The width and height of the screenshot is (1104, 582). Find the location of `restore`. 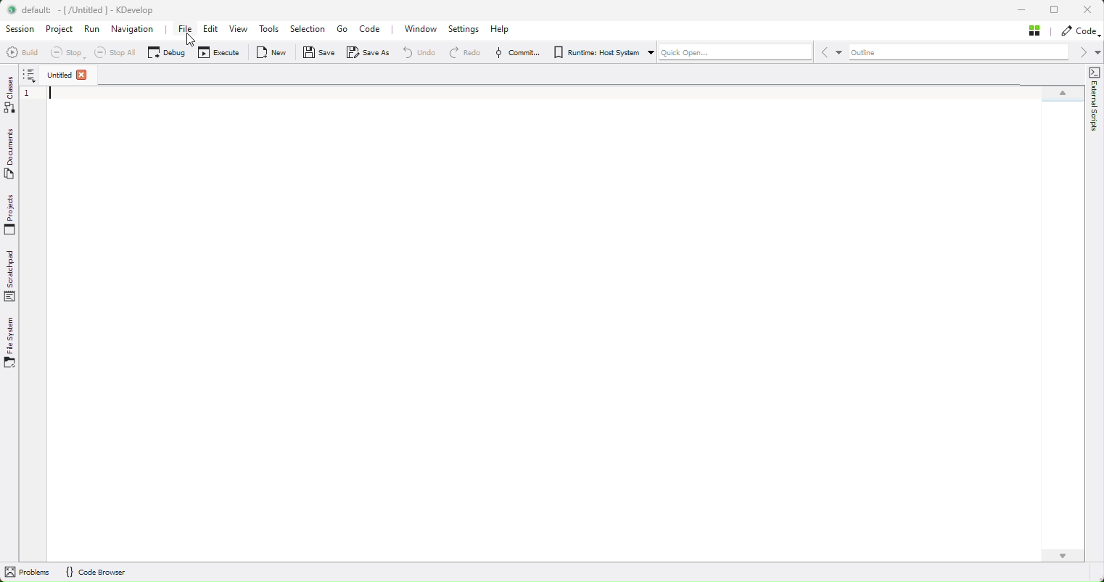

restore is located at coordinates (1059, 11).